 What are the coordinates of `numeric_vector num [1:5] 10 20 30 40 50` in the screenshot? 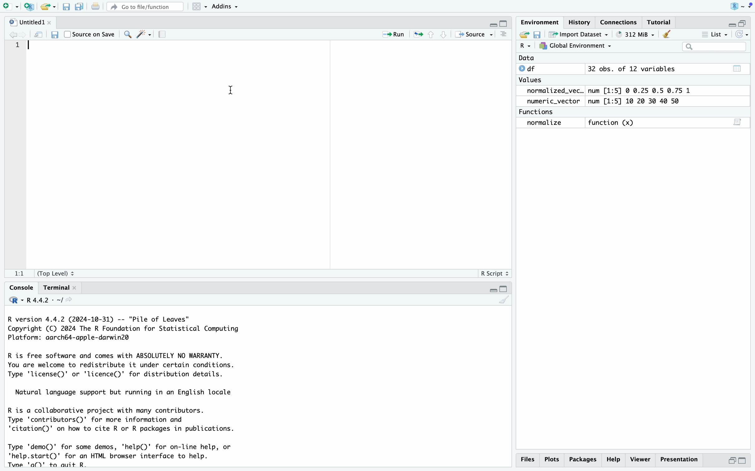 It's located at (612, 102).